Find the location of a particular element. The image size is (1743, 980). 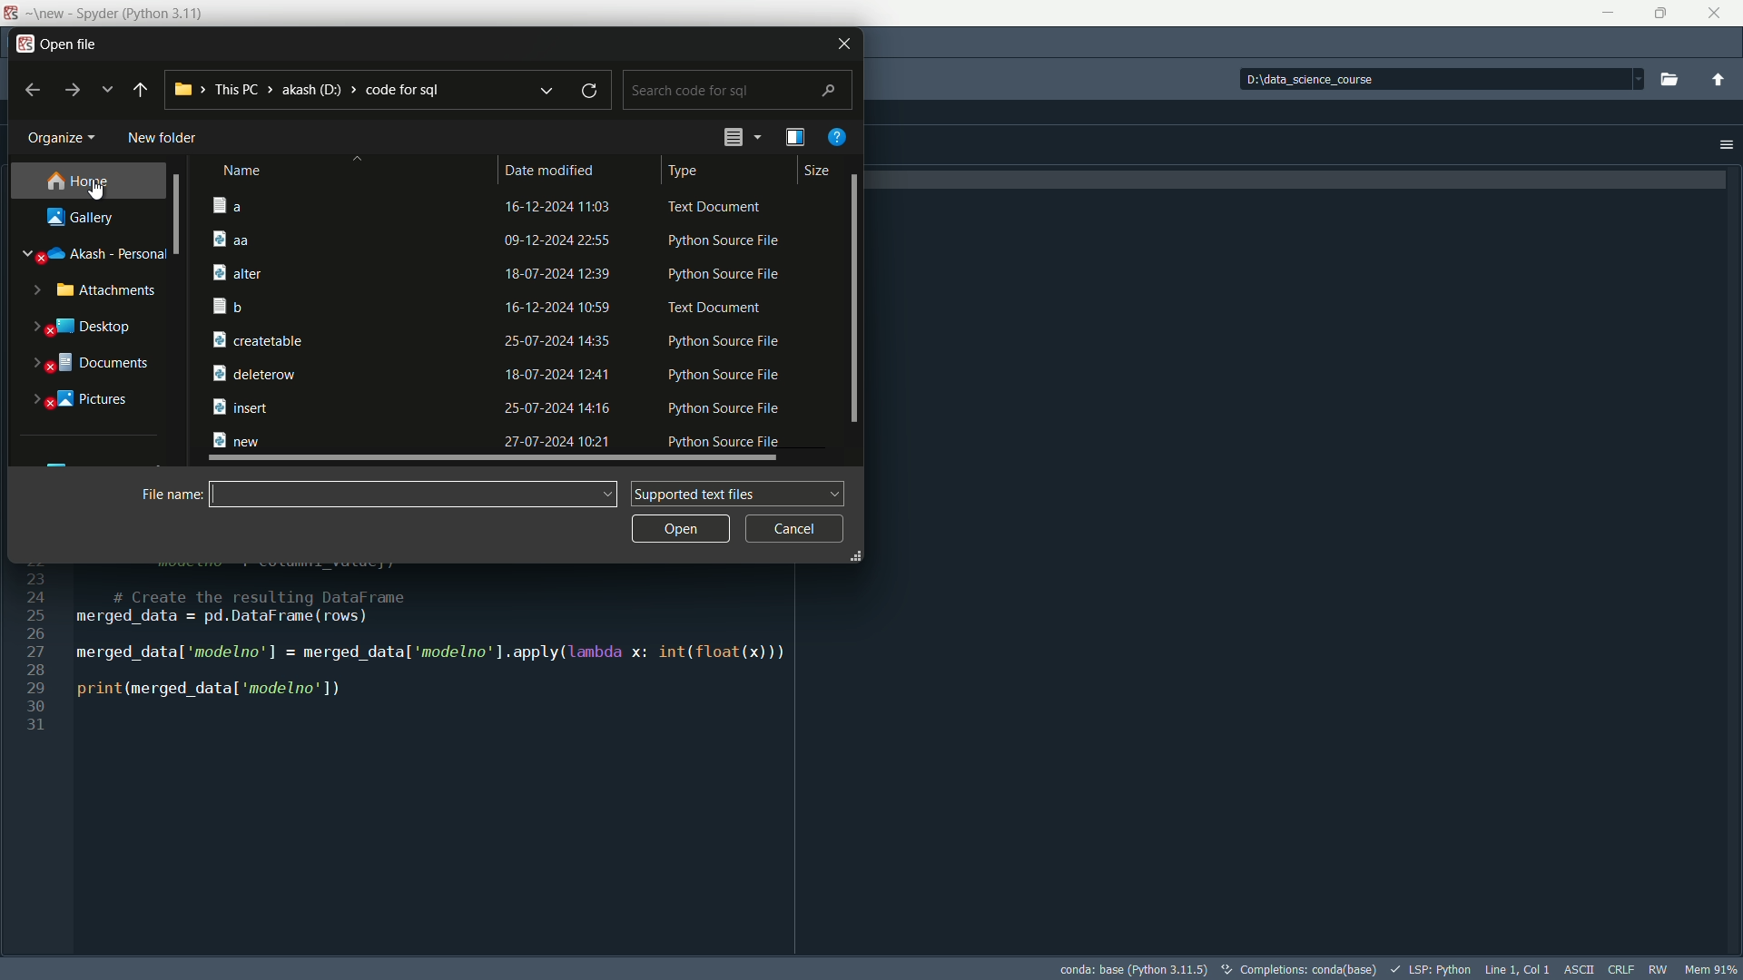

dropdown is located at coordinates (548, 91).